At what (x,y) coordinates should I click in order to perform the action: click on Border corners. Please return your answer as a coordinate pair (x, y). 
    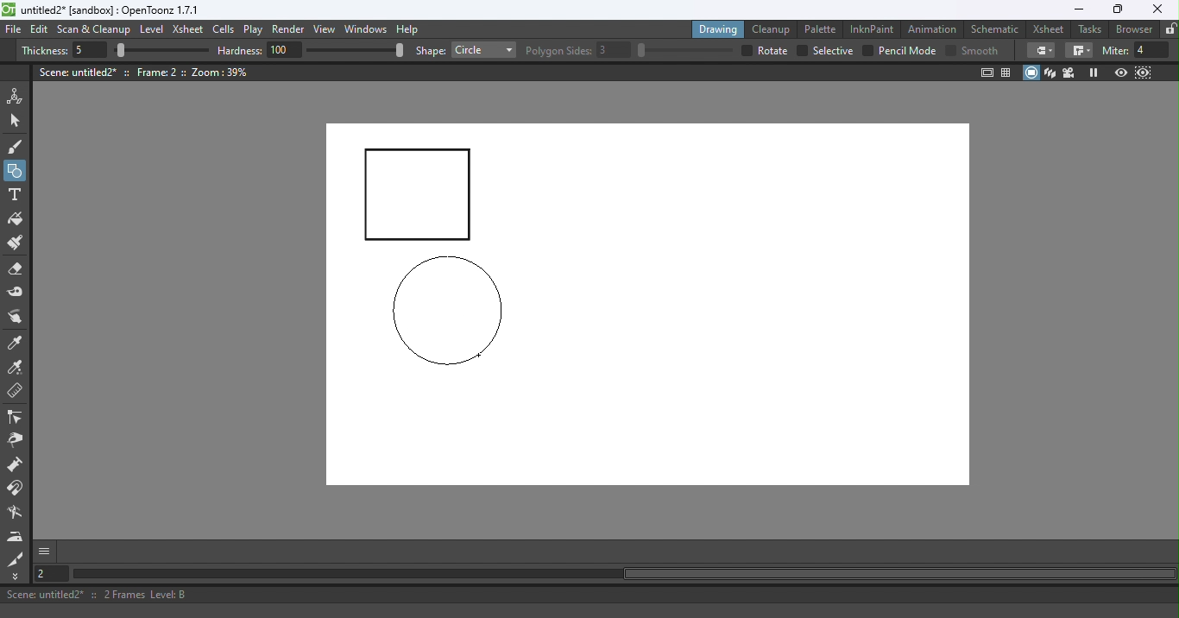
    Looking at the image, I should click on (1041, 50).